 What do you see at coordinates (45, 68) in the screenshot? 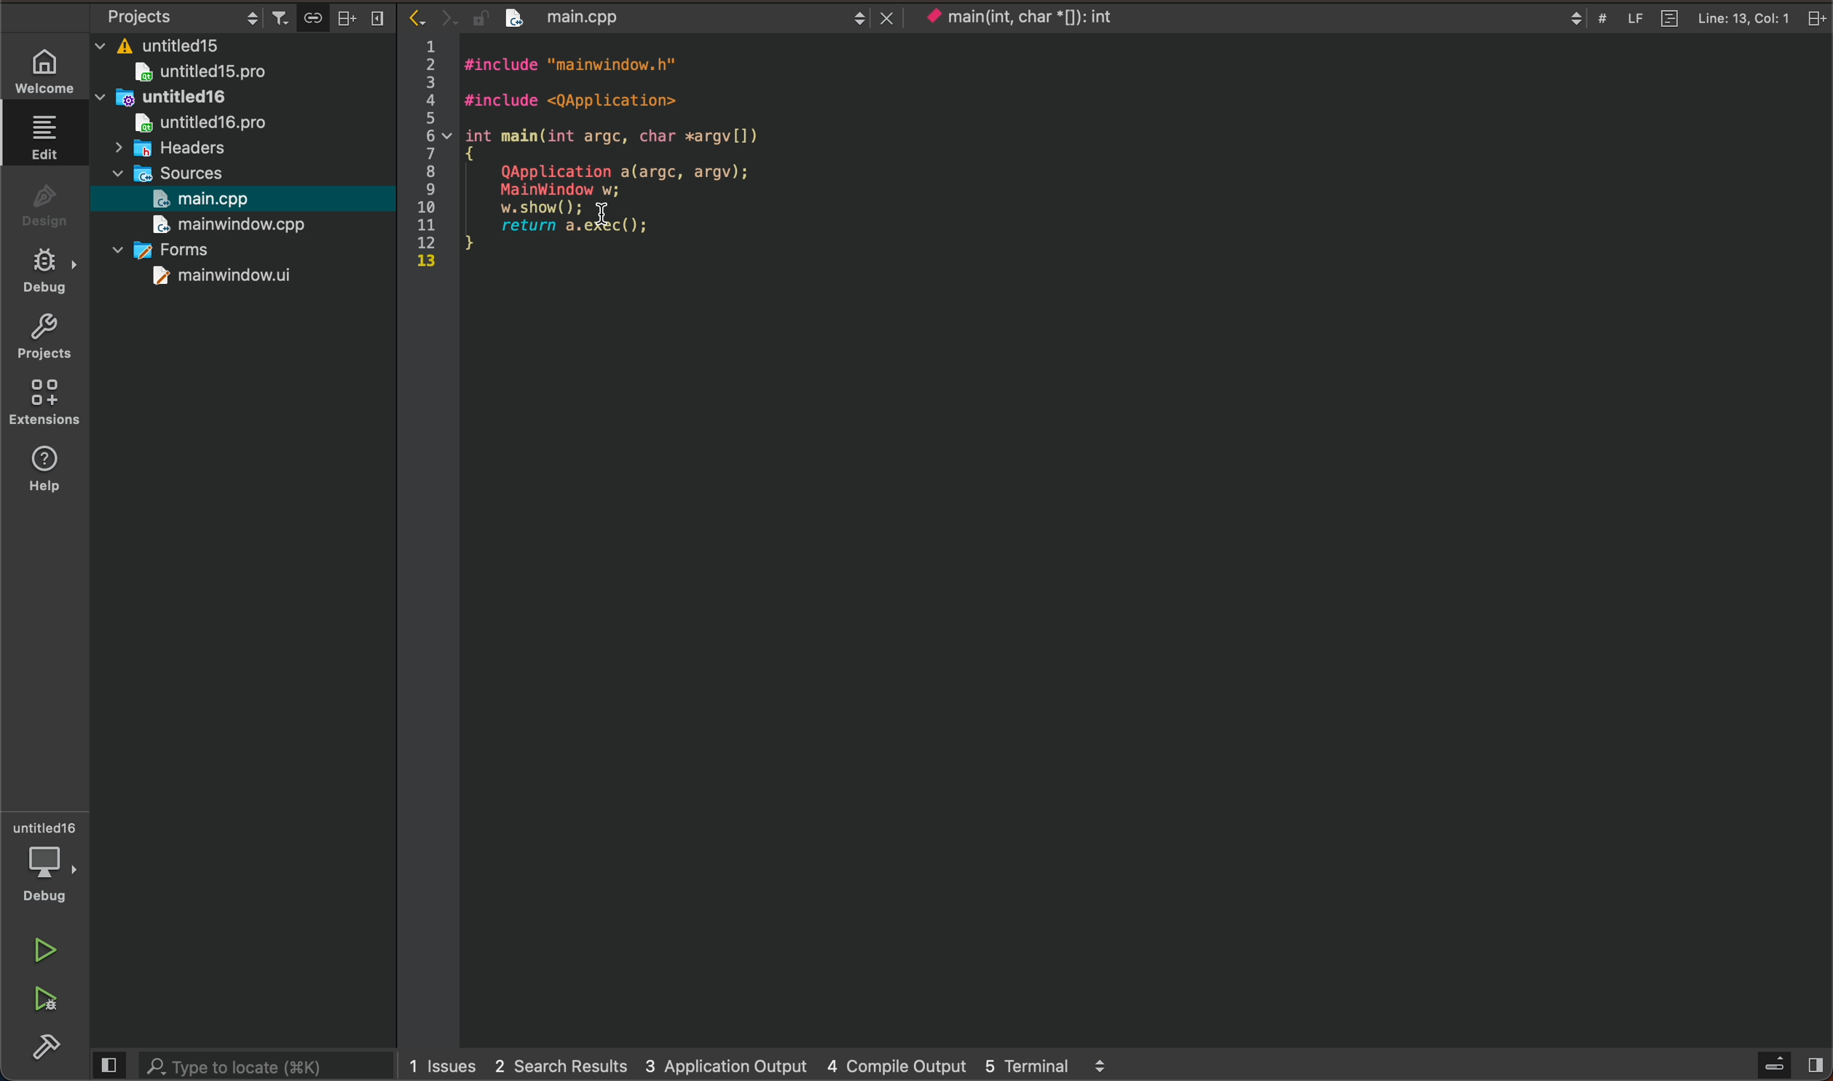
I see `WELCOME` at bounding box center [45, 68].